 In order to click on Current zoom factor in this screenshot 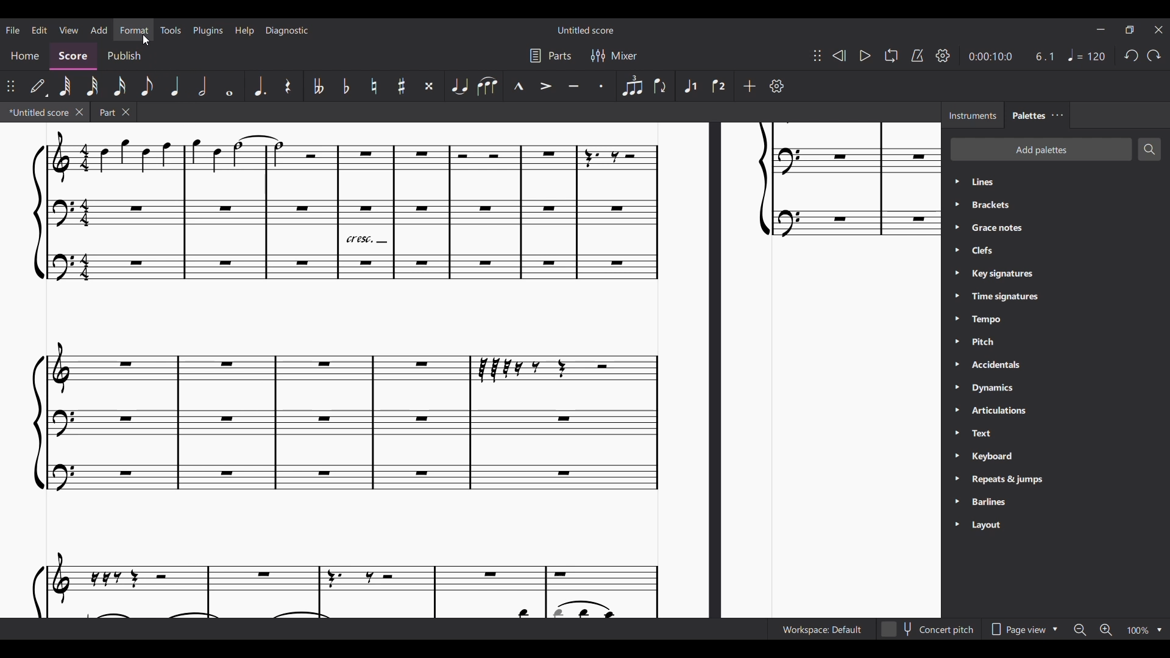, I will do `click(1138, 631)`.